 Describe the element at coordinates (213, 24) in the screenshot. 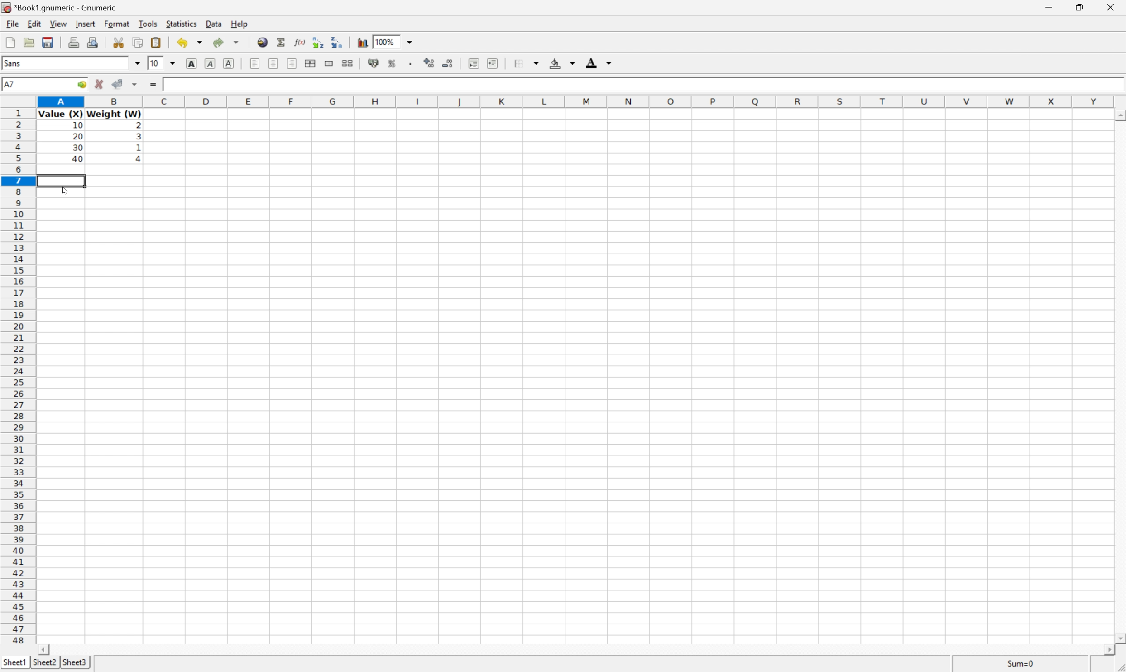

I see `Data` at that location.